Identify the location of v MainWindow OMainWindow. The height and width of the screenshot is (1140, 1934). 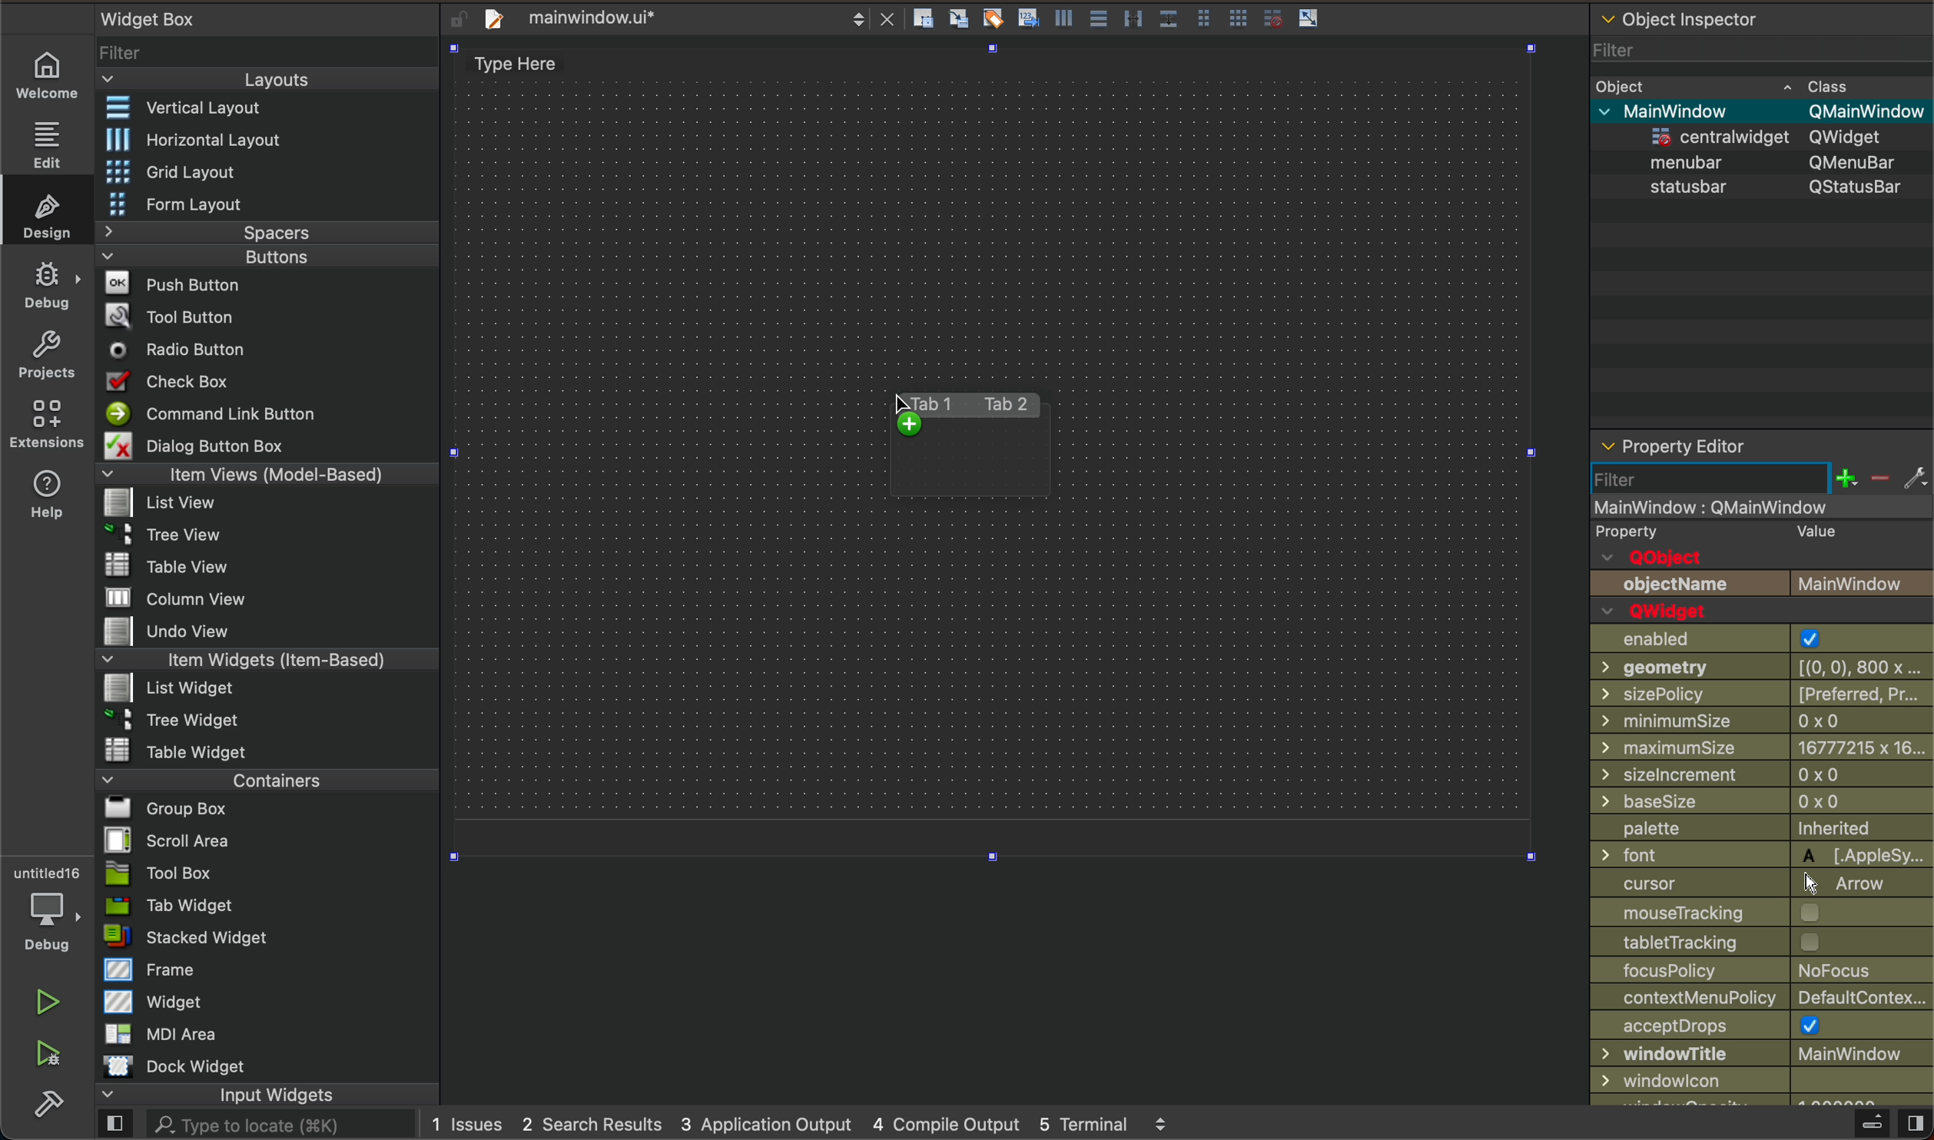
(1763, 109).